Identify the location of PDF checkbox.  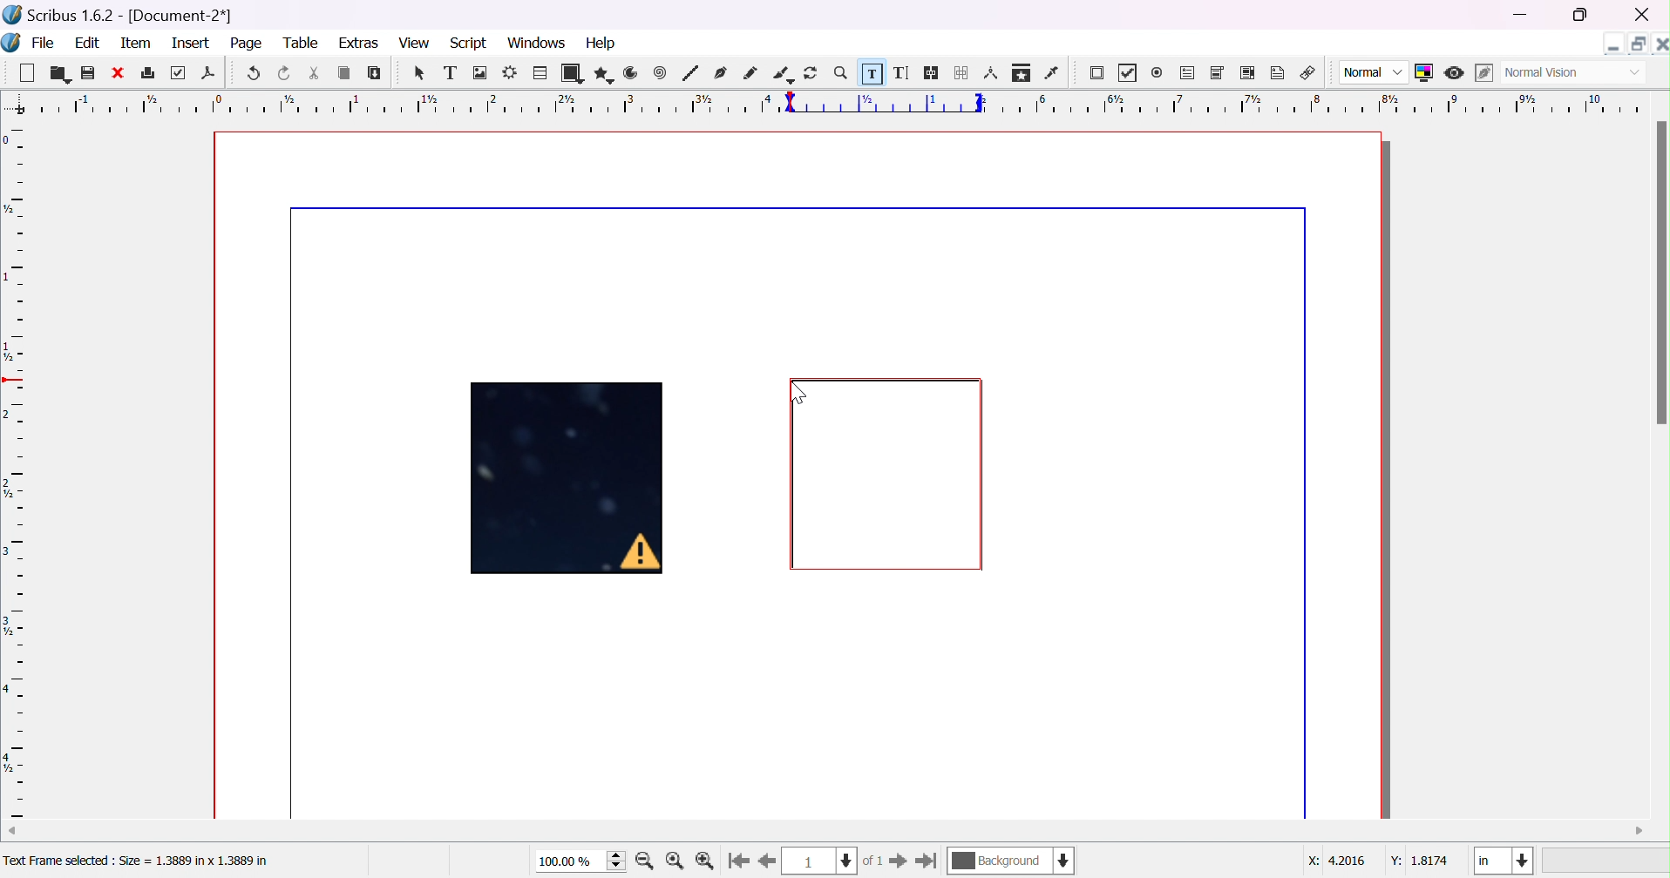
(1132, 73).